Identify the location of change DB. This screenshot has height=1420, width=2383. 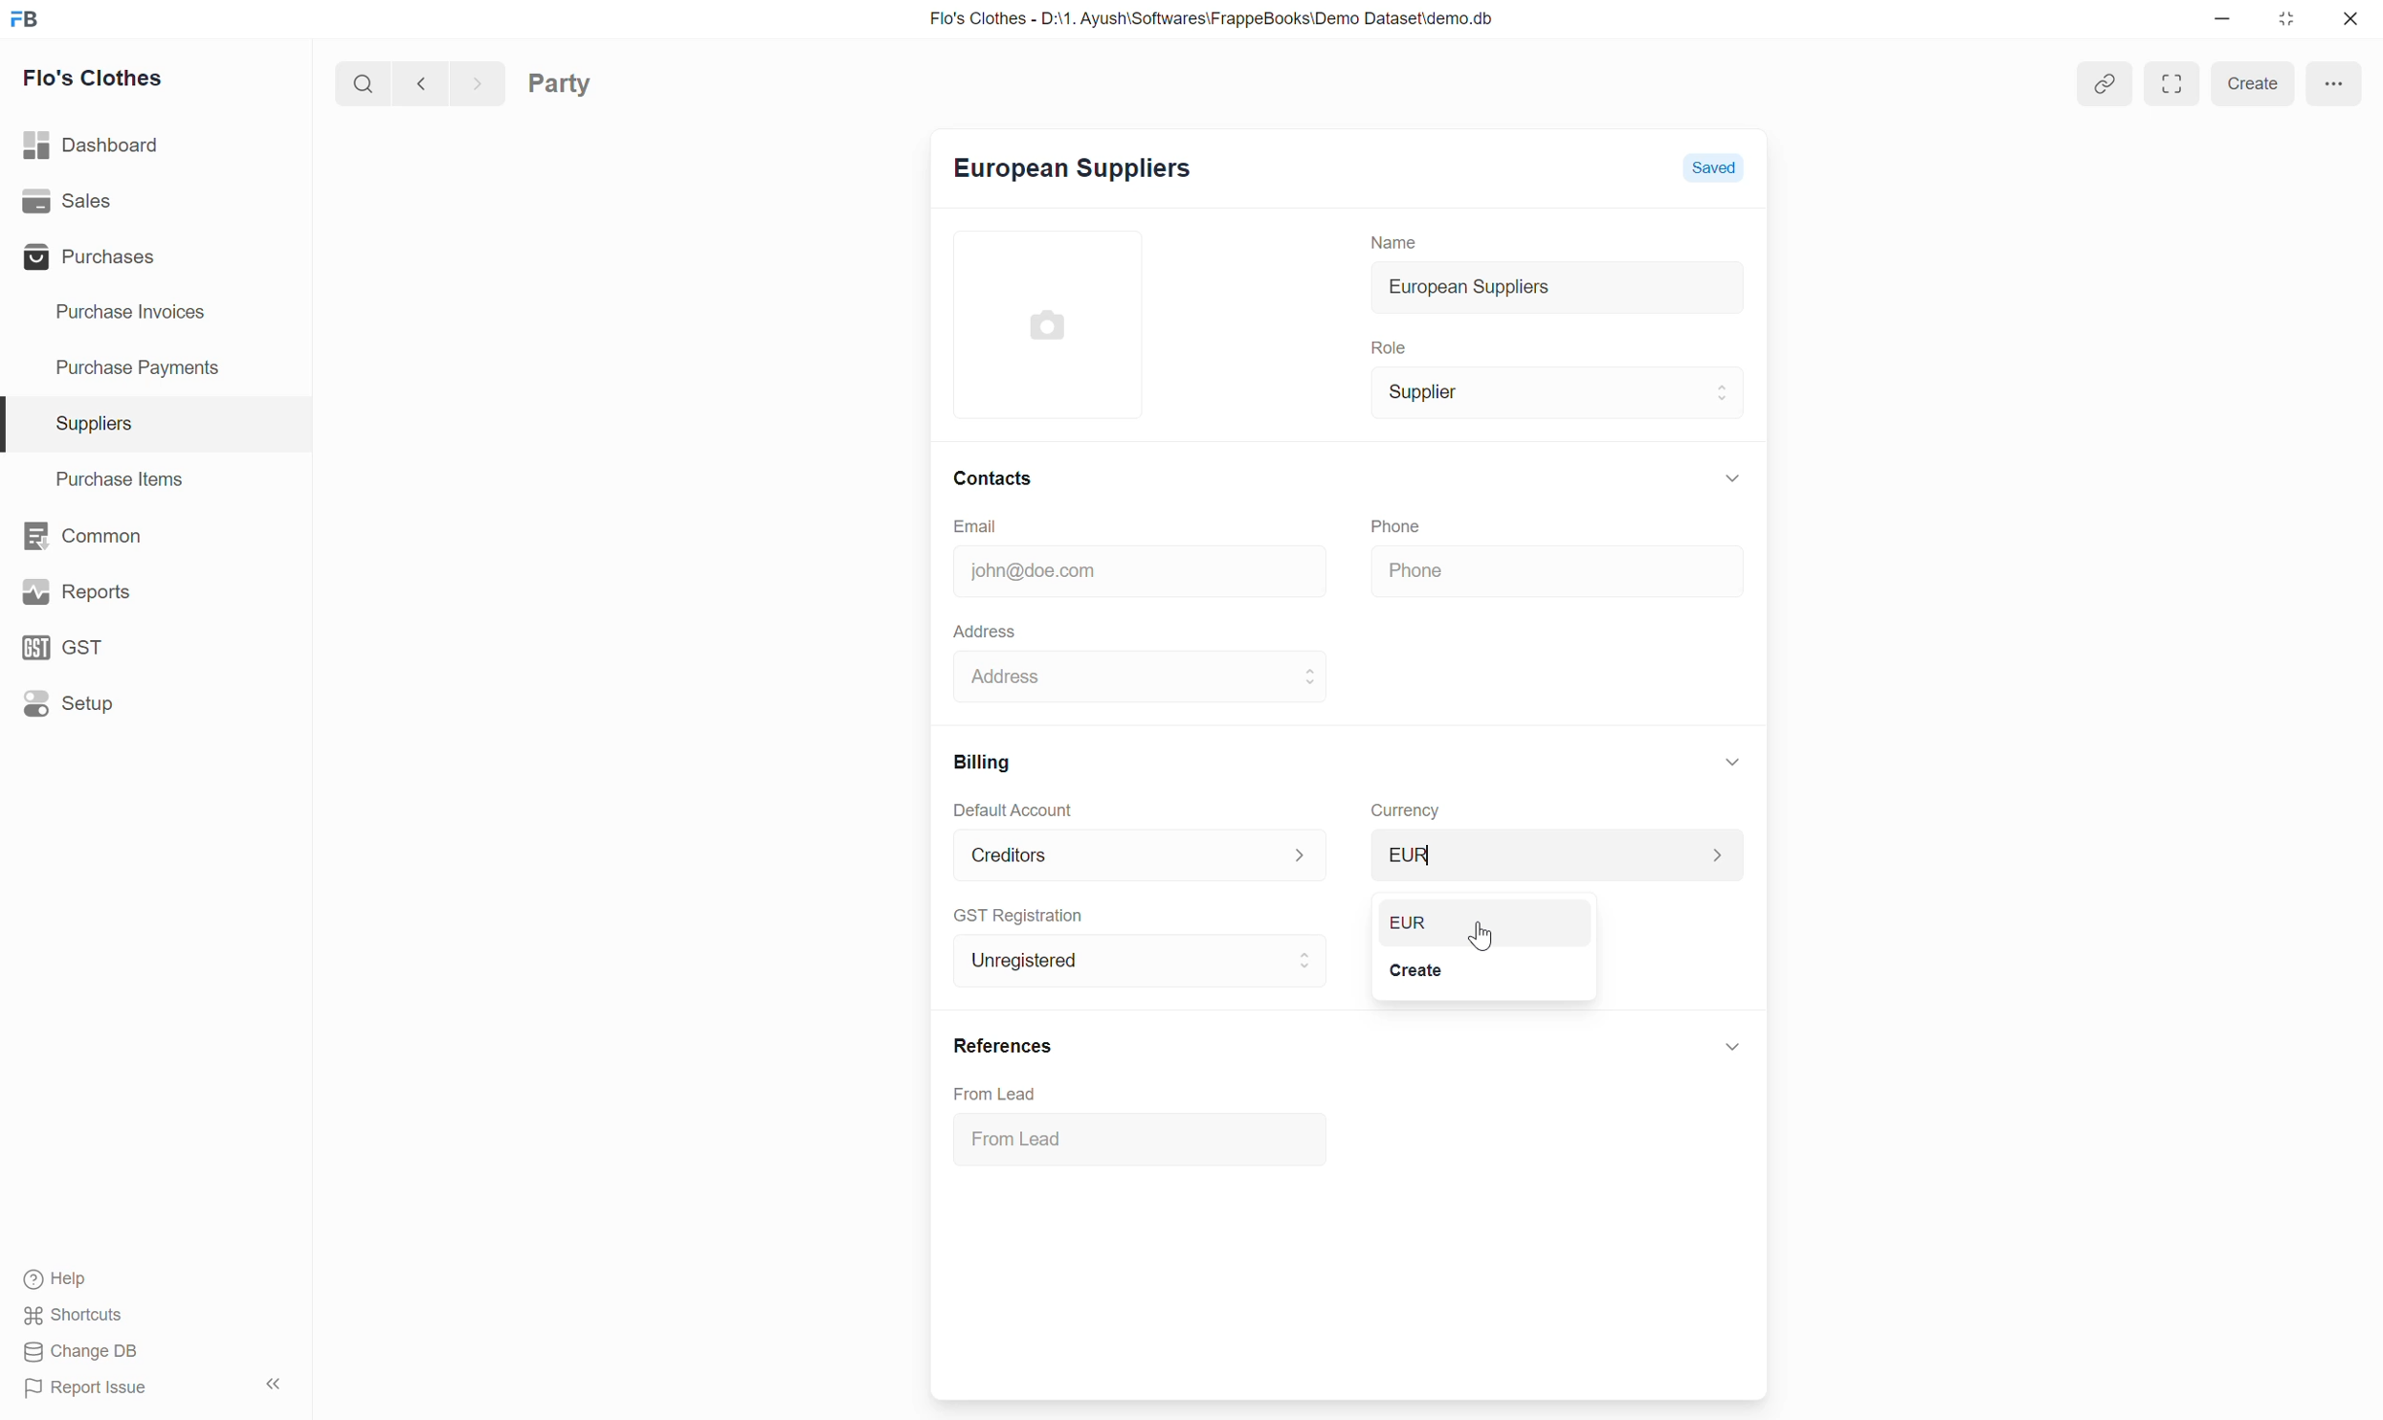
(80, 1351).